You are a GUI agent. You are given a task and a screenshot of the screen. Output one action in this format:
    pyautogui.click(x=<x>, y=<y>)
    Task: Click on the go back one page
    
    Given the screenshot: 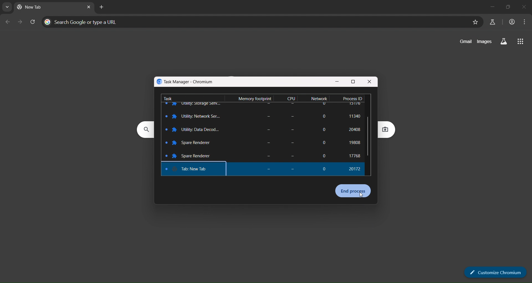 What is the action you would take?
    pyautogui.click(x=8, y=22)
    